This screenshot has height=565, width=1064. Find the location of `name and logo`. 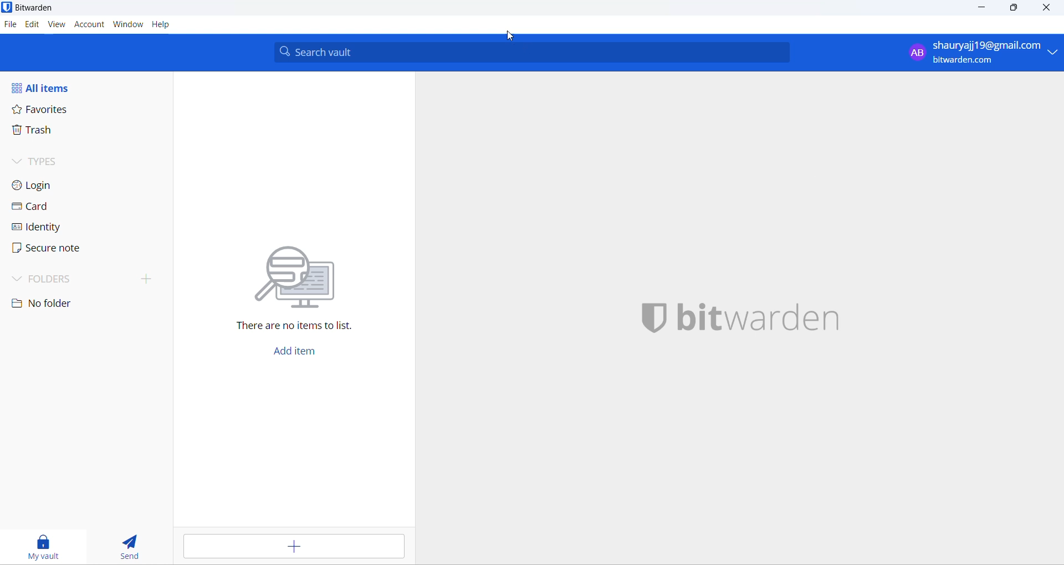

name and logo is located at coordinates (746, 315).